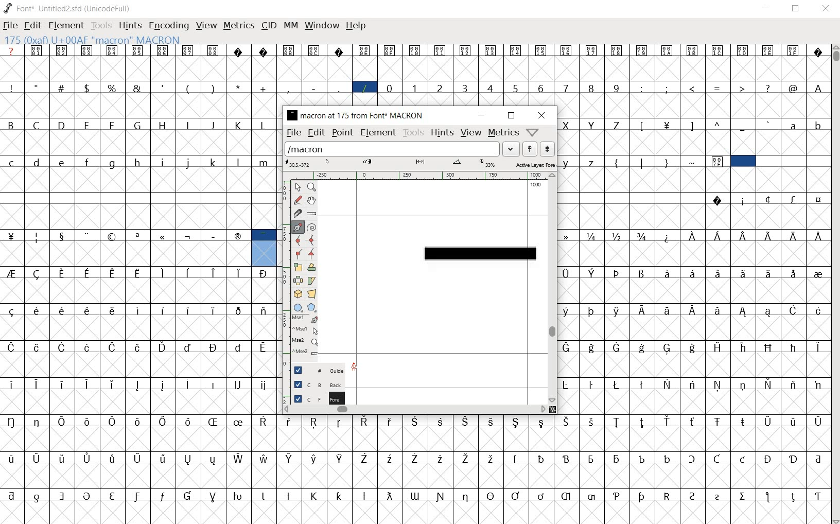 The image size is (840, 524). I want to click on Symbol, so click(817, 236).